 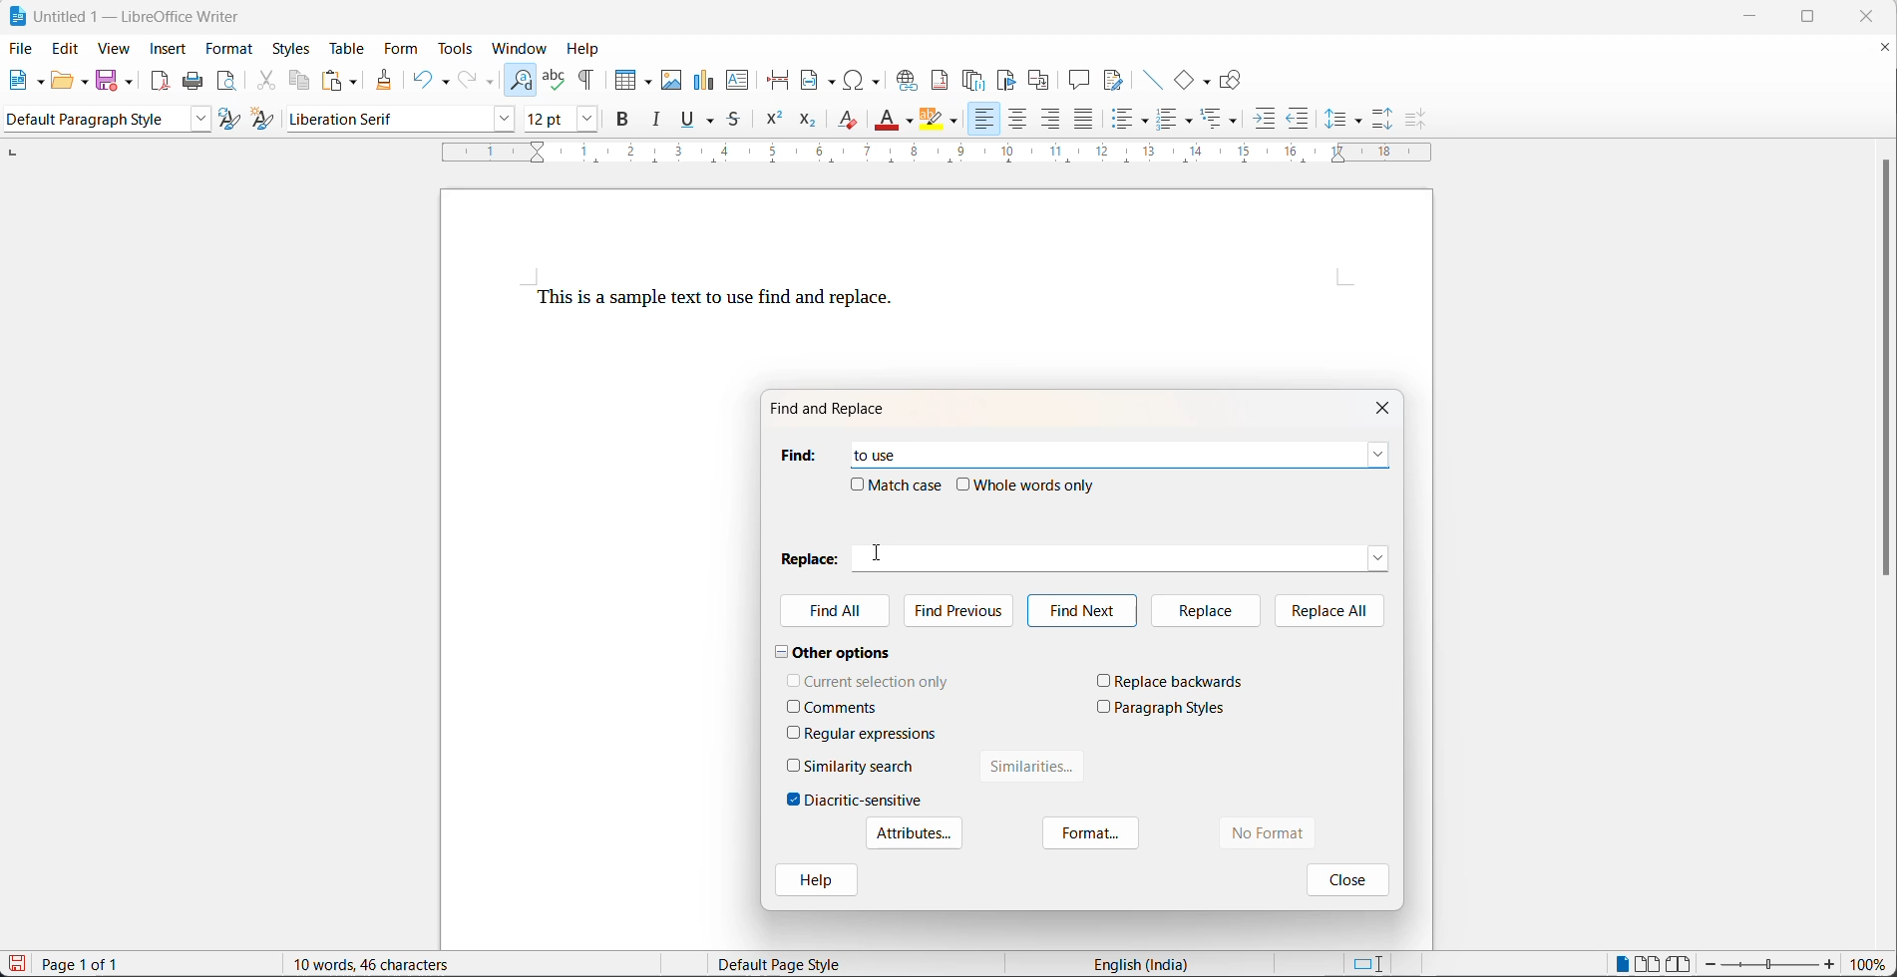 What do you see at coordinates (1033, 771) in the screenshot?
I see `similarities button` at bounding box center [1033, 771].